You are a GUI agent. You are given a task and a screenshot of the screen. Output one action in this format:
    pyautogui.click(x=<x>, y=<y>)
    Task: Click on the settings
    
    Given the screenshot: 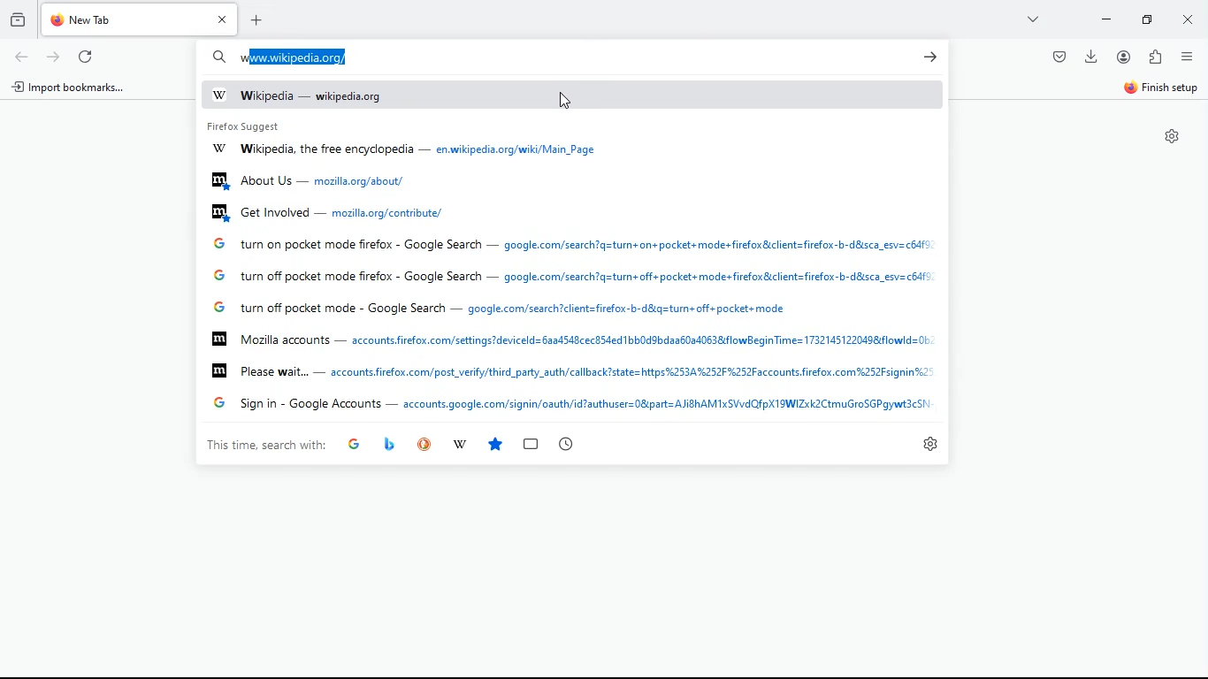 What is the action you would take?
    pyautogui.click(x=932, y=444)
    